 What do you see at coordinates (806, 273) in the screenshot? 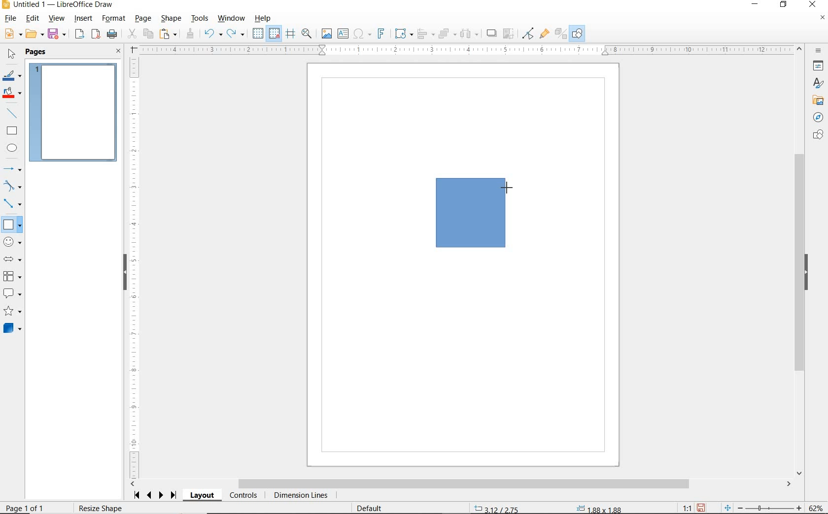
I see `HIDE` at bounding box center [806, 273].